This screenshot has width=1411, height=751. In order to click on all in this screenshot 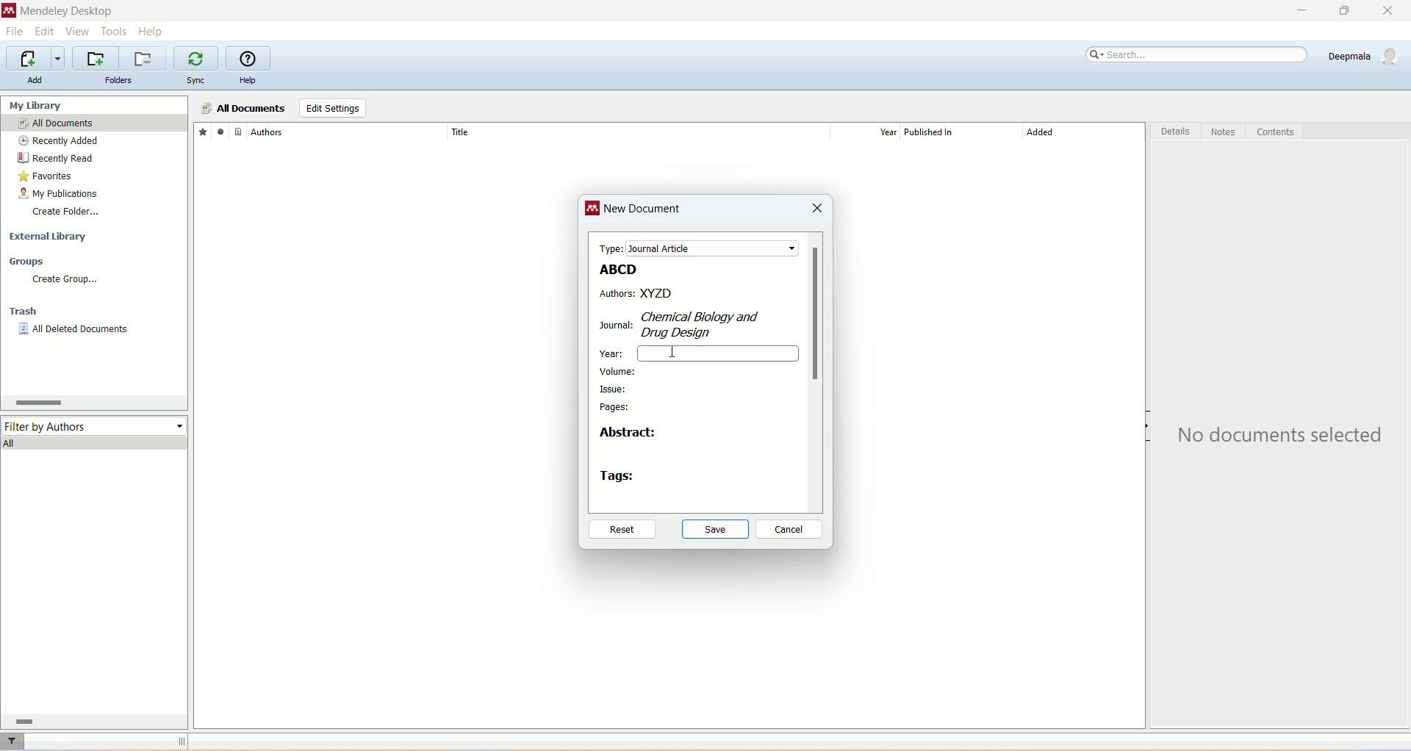, I will do `click(96, 442)`.